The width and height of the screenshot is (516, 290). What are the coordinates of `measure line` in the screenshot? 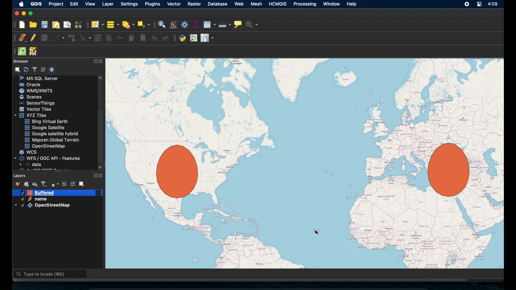 It's located at (224, 25).